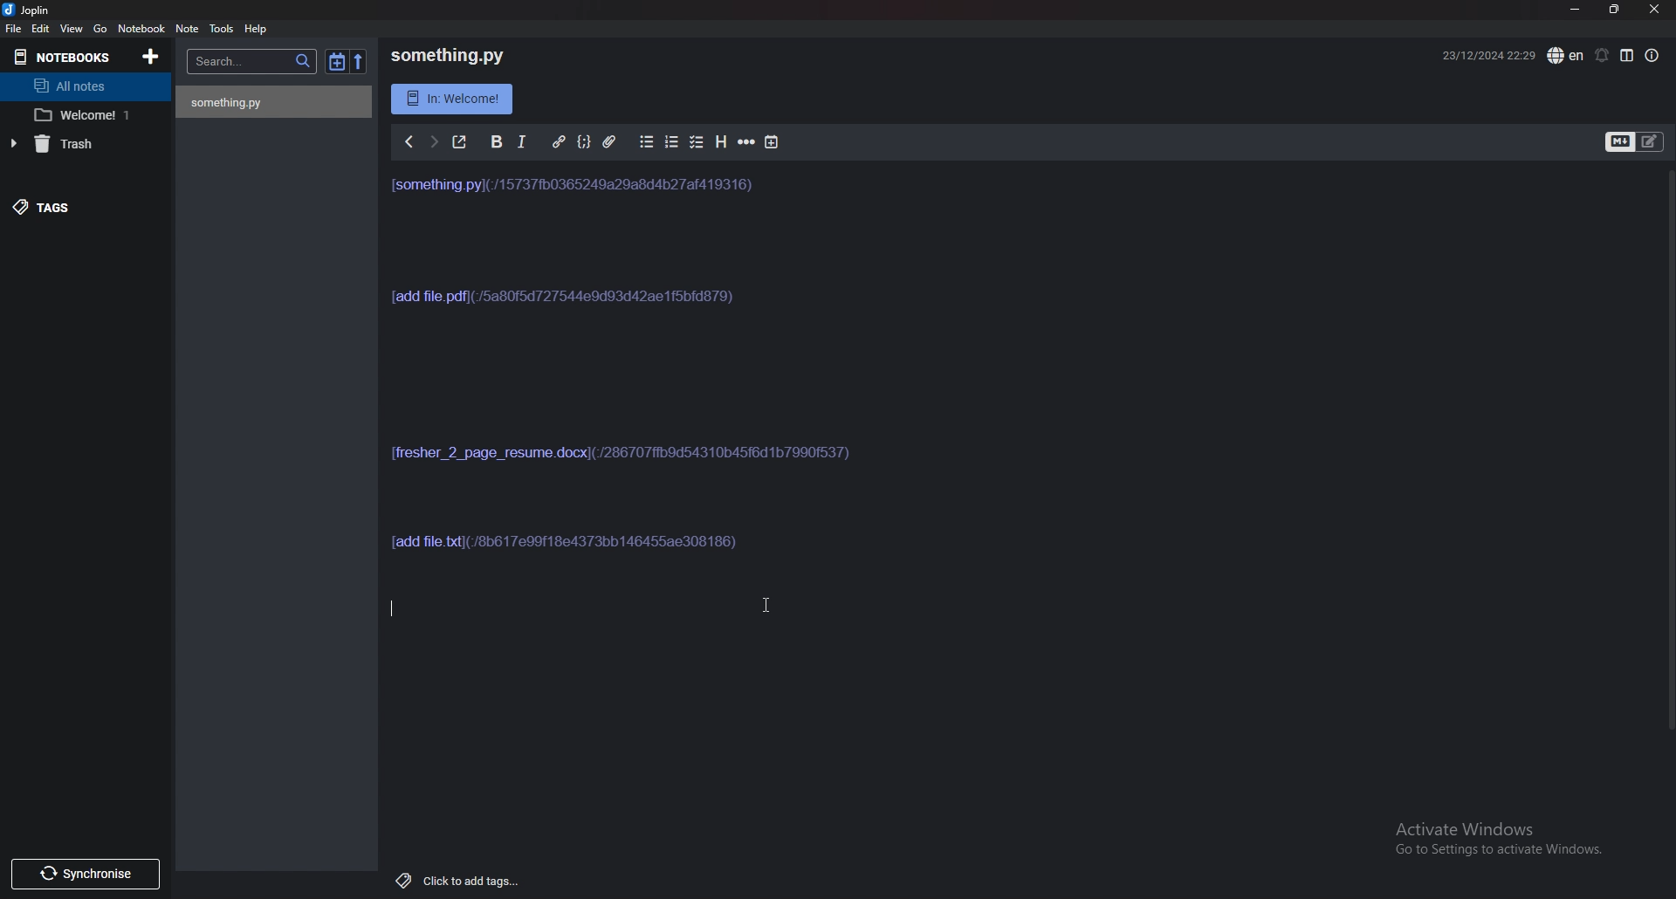 The image size is (1676, 899). What do you see at coordinates (80, 205) in the screenshot?
I see `Tags` at bounding box center [80, 205].